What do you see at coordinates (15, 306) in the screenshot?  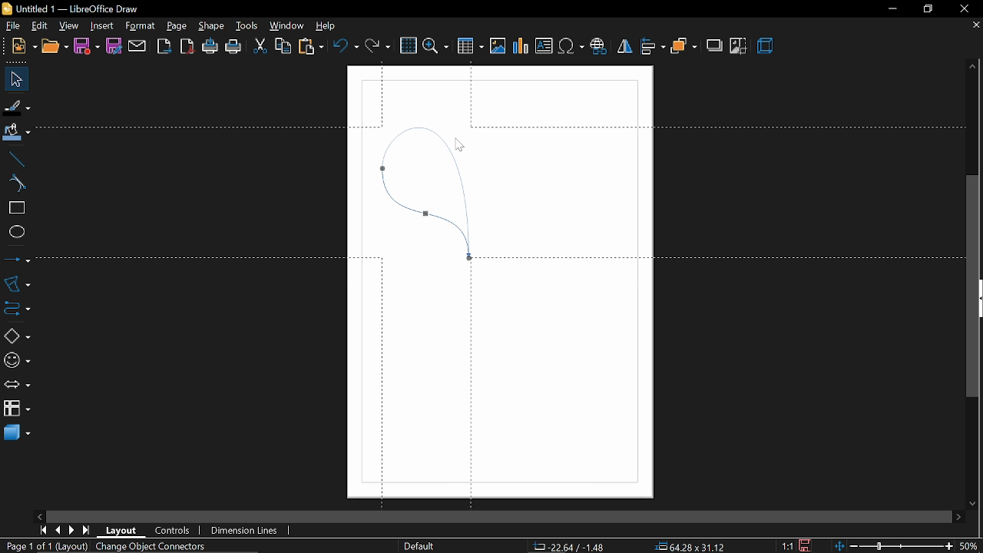 I see `connector` at bounding box center [15, 306].